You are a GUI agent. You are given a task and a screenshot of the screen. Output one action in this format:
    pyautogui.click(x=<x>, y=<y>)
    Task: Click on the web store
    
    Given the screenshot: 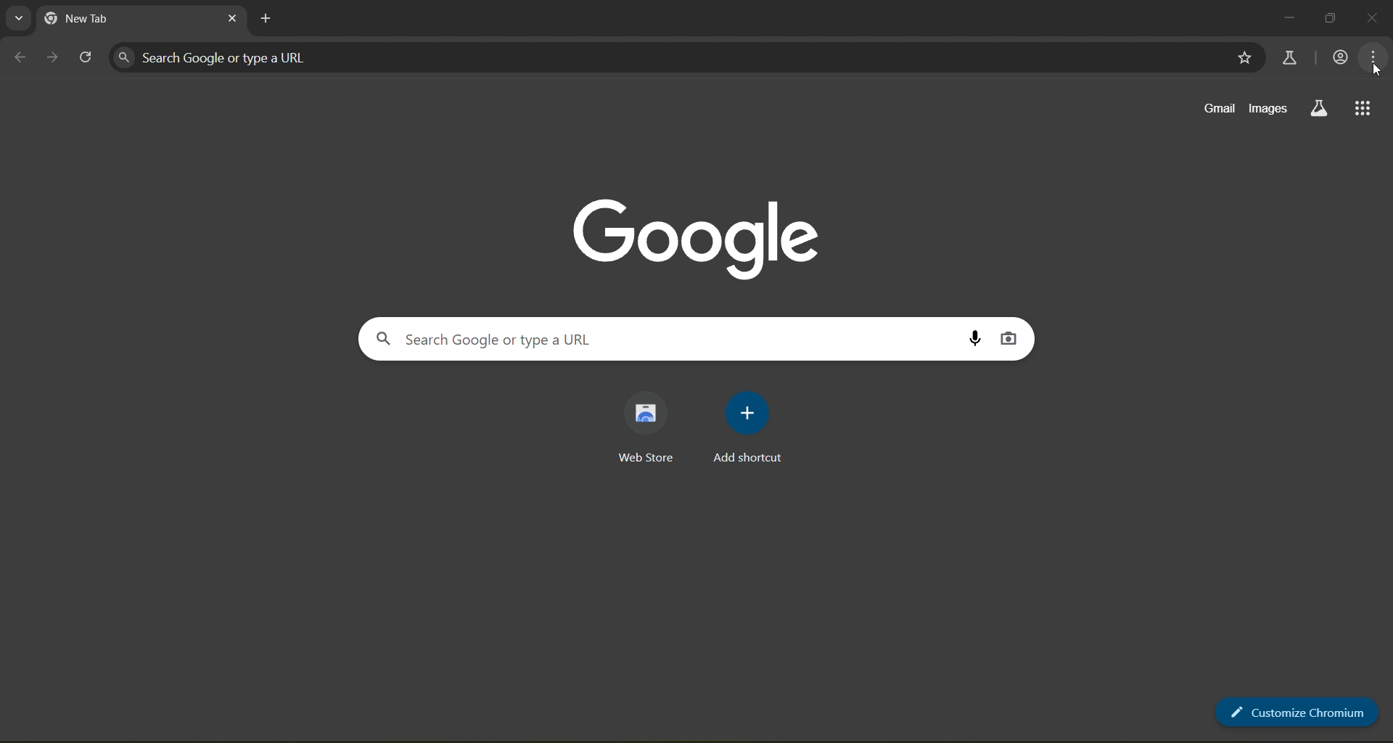 What is the action you would take?
    pyautogui.click(x=651, y=428)
    